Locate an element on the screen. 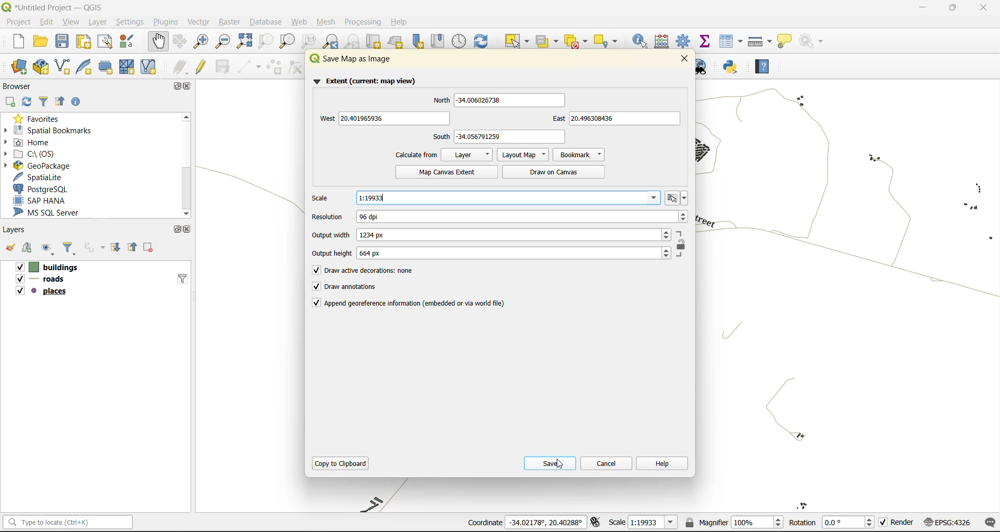 The image size is (1000, 532). home is located at coordinates (30, 142).